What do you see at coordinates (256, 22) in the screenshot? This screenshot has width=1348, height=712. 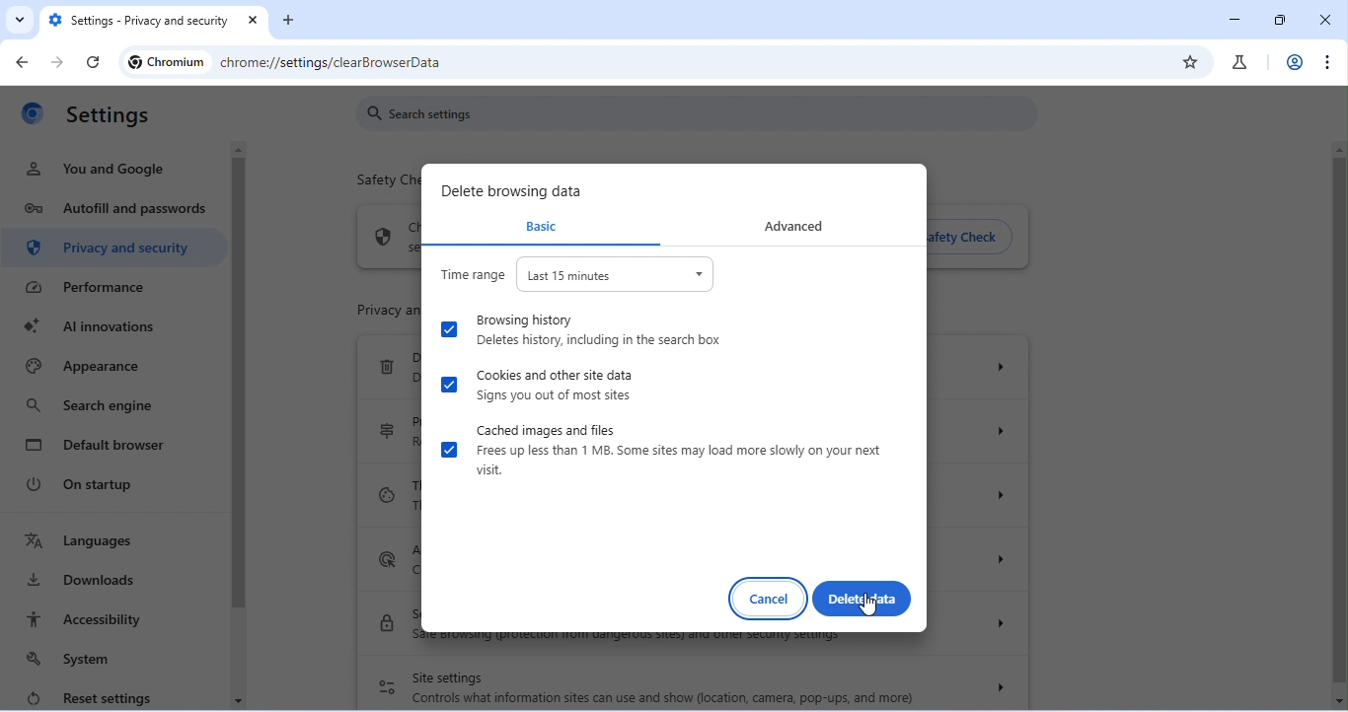 I see `close` at bounding box center [256, 22].